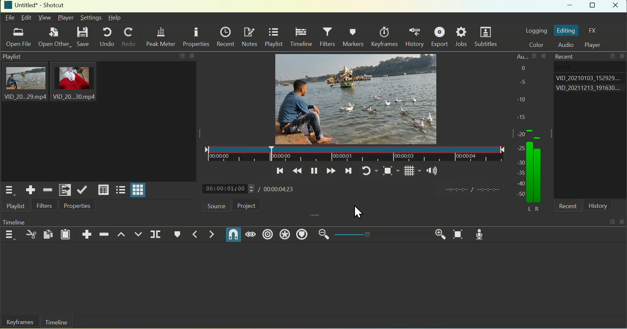 The image size is (627, 329). I want to click on Open File, so click(19, 38).